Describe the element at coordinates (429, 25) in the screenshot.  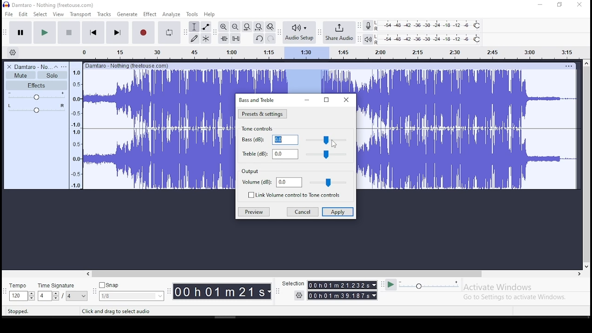
I see `recording level` at that location.